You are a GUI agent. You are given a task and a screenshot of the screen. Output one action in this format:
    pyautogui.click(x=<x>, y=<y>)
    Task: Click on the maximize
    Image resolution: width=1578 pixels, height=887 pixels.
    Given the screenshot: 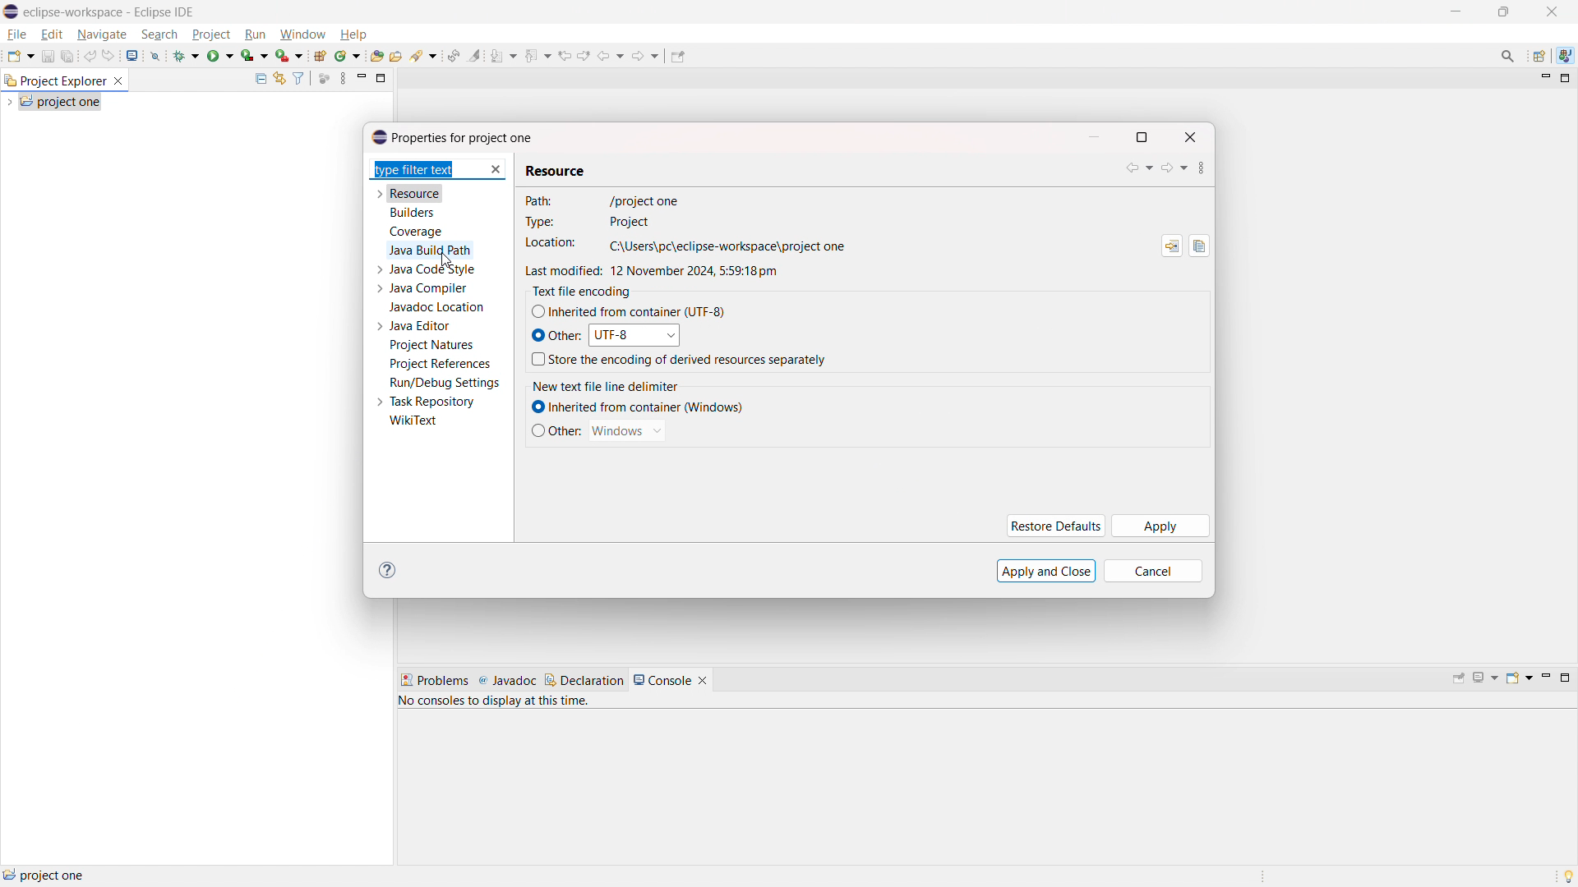 What is the action you would take?
    pyautogui.click(x=1455, y=11)
    